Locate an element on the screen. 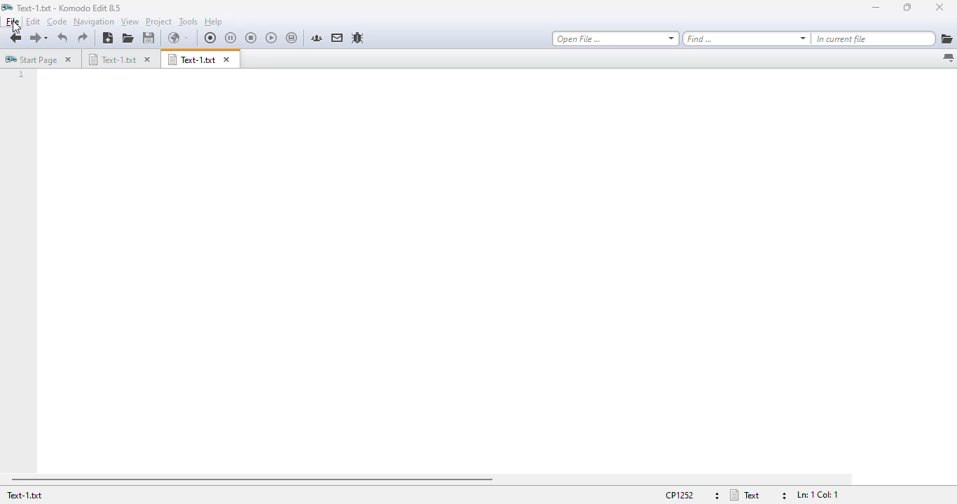 This screenshot has width=957, height=504. close tab is located at coordinates (68, 59).